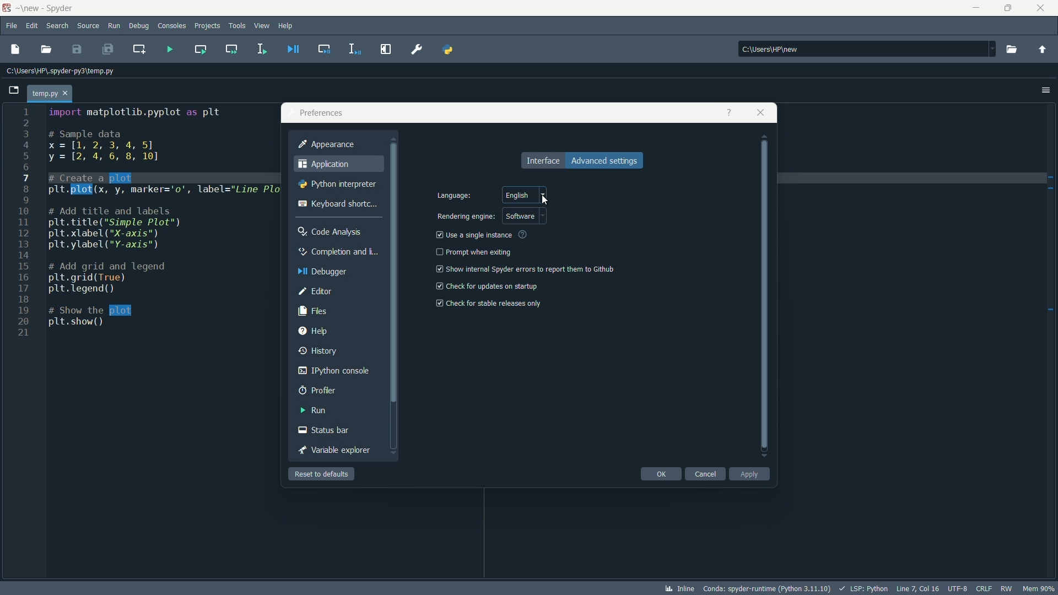  I want to click on new file, so click(15, 50).